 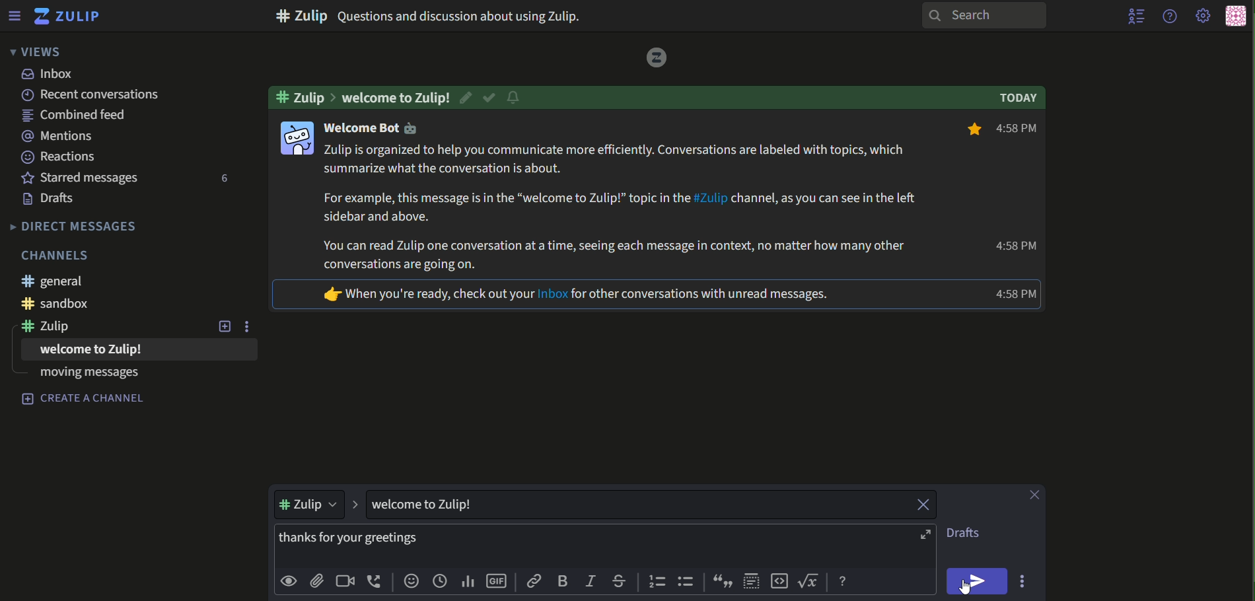 I want to click on add gif, so click(x=497, y=583).